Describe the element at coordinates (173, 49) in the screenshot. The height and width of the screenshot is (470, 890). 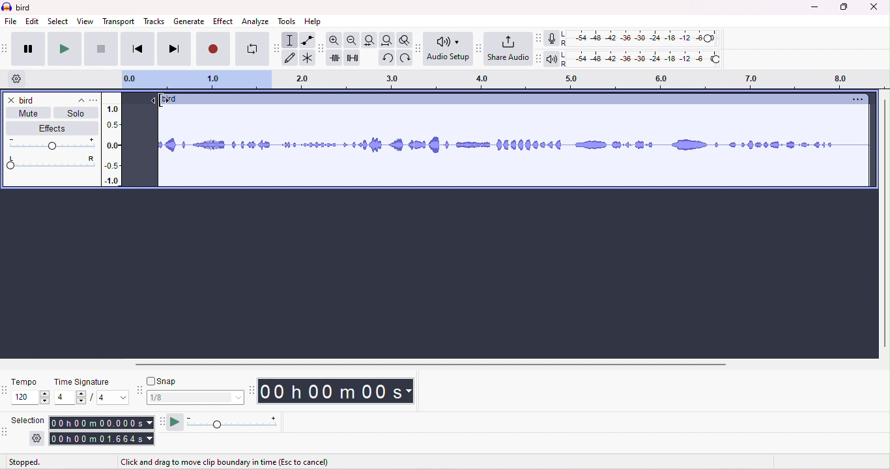
I see `next` at that location.